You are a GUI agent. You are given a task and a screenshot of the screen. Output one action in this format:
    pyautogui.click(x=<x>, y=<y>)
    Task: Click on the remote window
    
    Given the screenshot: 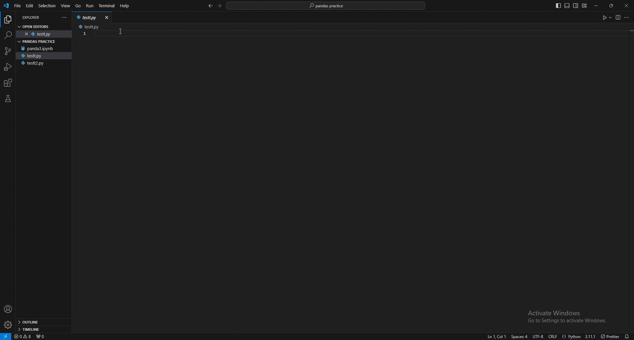 What is the action you would take?
    pyautogui.click(x=6, y=336)
    